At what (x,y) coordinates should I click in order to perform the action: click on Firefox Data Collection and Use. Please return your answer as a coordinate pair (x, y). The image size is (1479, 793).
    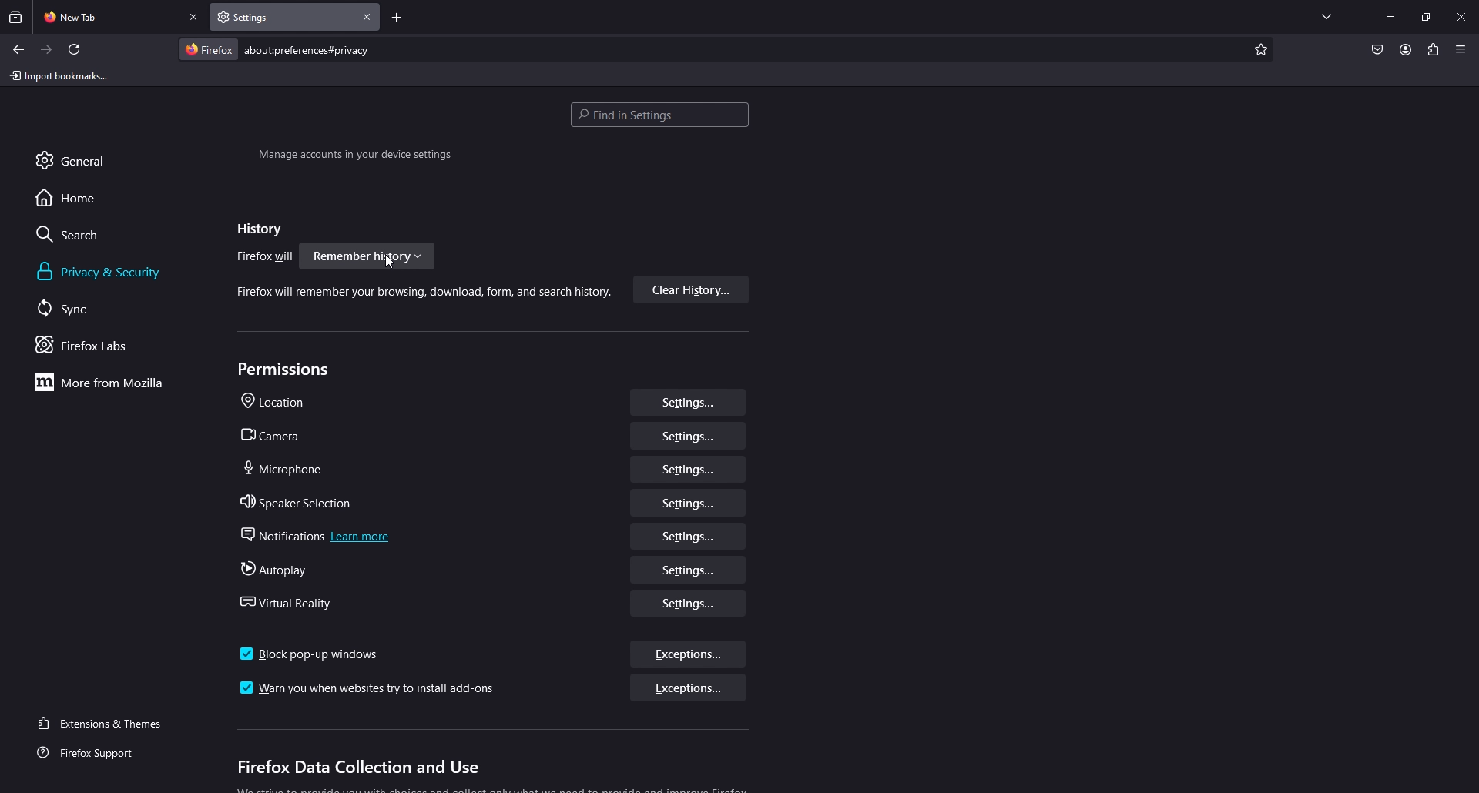
    Looking at the image, I should click on (357, 768).